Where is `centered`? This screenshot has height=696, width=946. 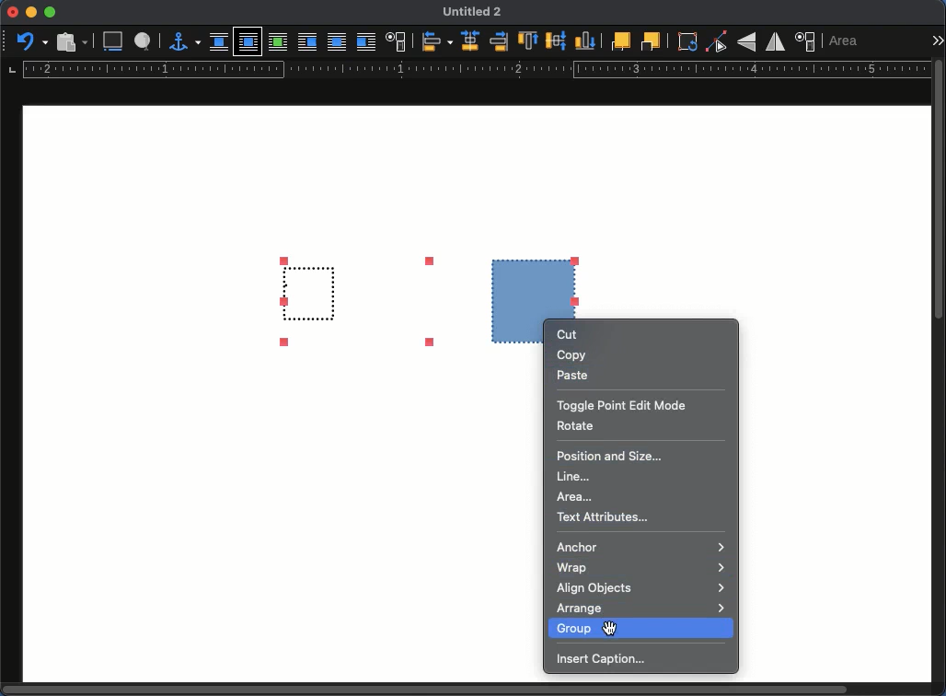 centered is located at coordinates (472, 41).